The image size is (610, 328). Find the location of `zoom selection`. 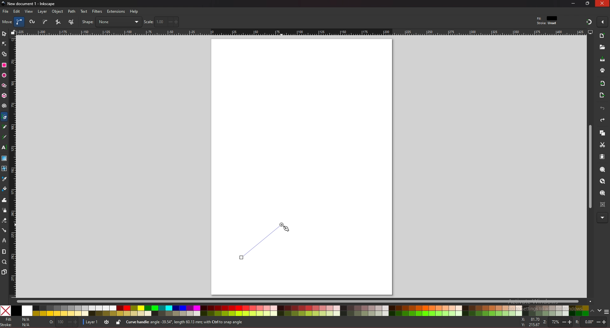

zoom selection is located at coordinates (603, 170).